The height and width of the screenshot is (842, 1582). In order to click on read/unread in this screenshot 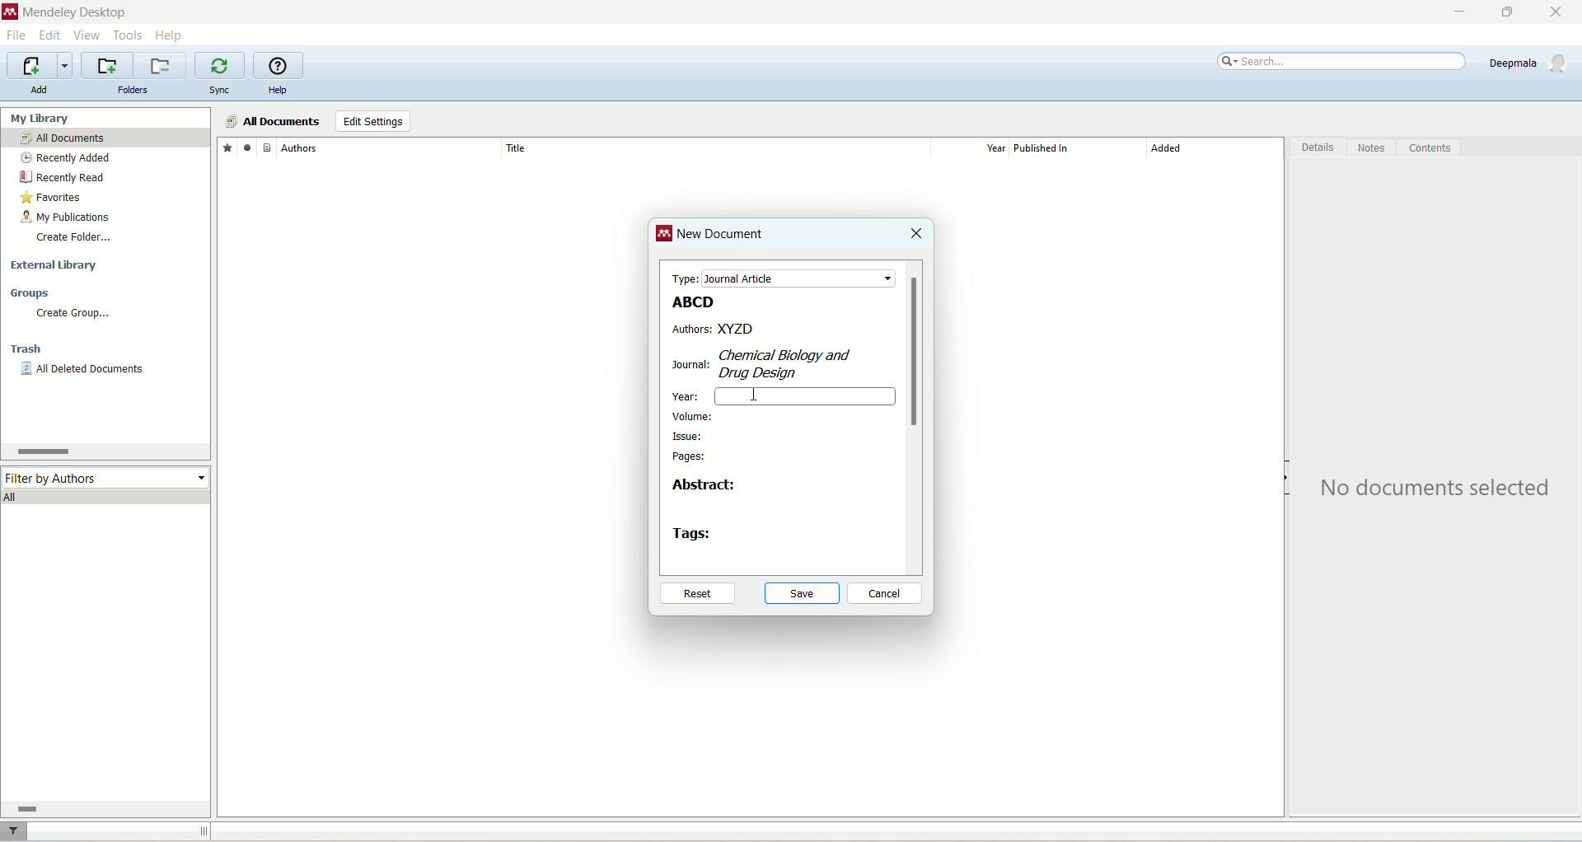, I will do `click(245, 147)`.